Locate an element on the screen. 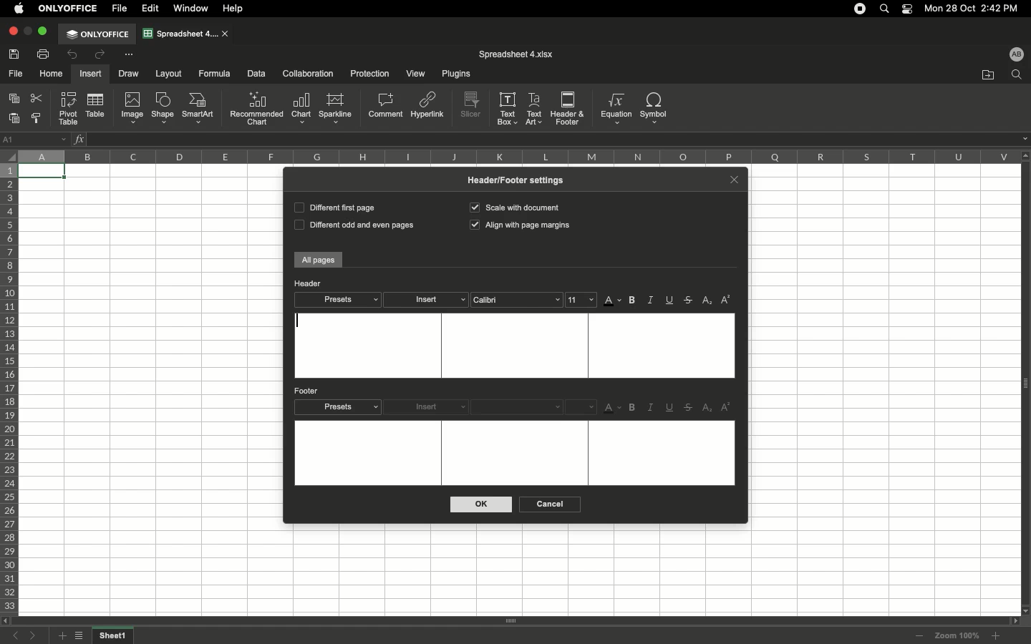 The height and width of the screenshot is (644, 1031). Print is located at coordinates (44, 54).